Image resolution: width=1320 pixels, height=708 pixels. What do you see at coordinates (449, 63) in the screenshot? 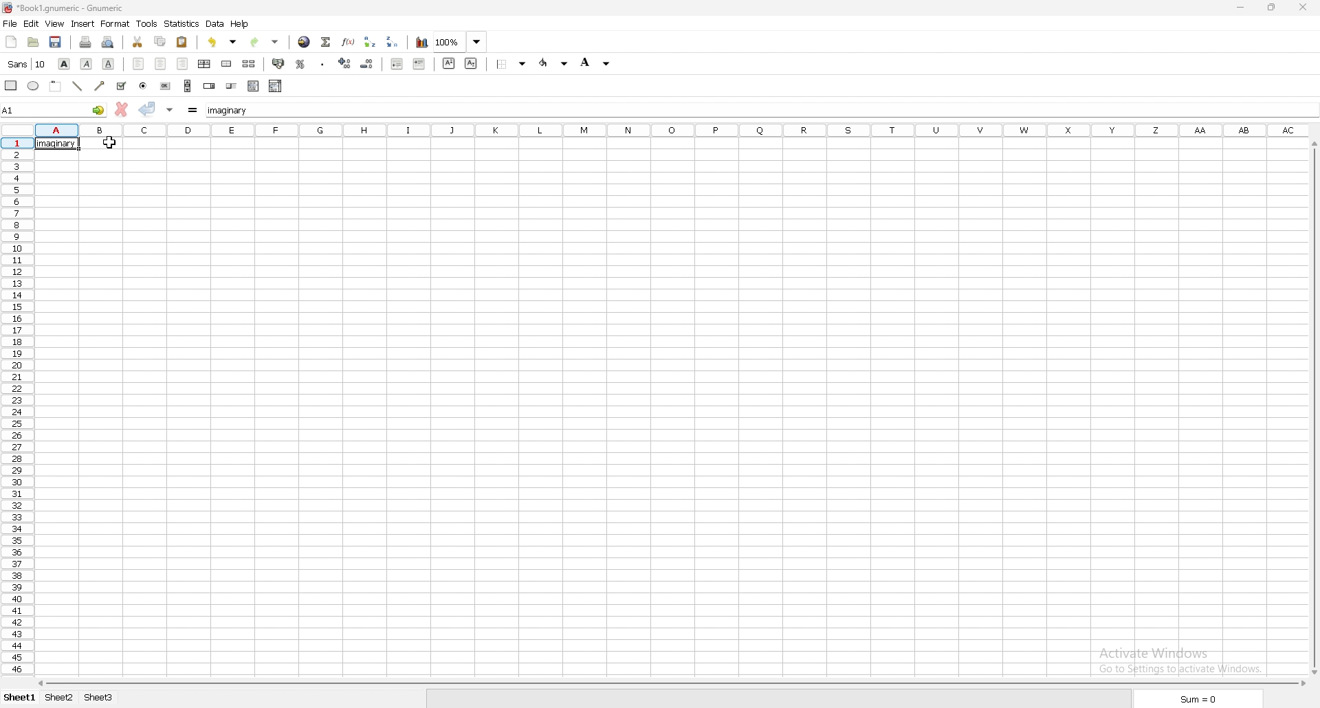
I see `superscript` at bounding box center [449, 63].